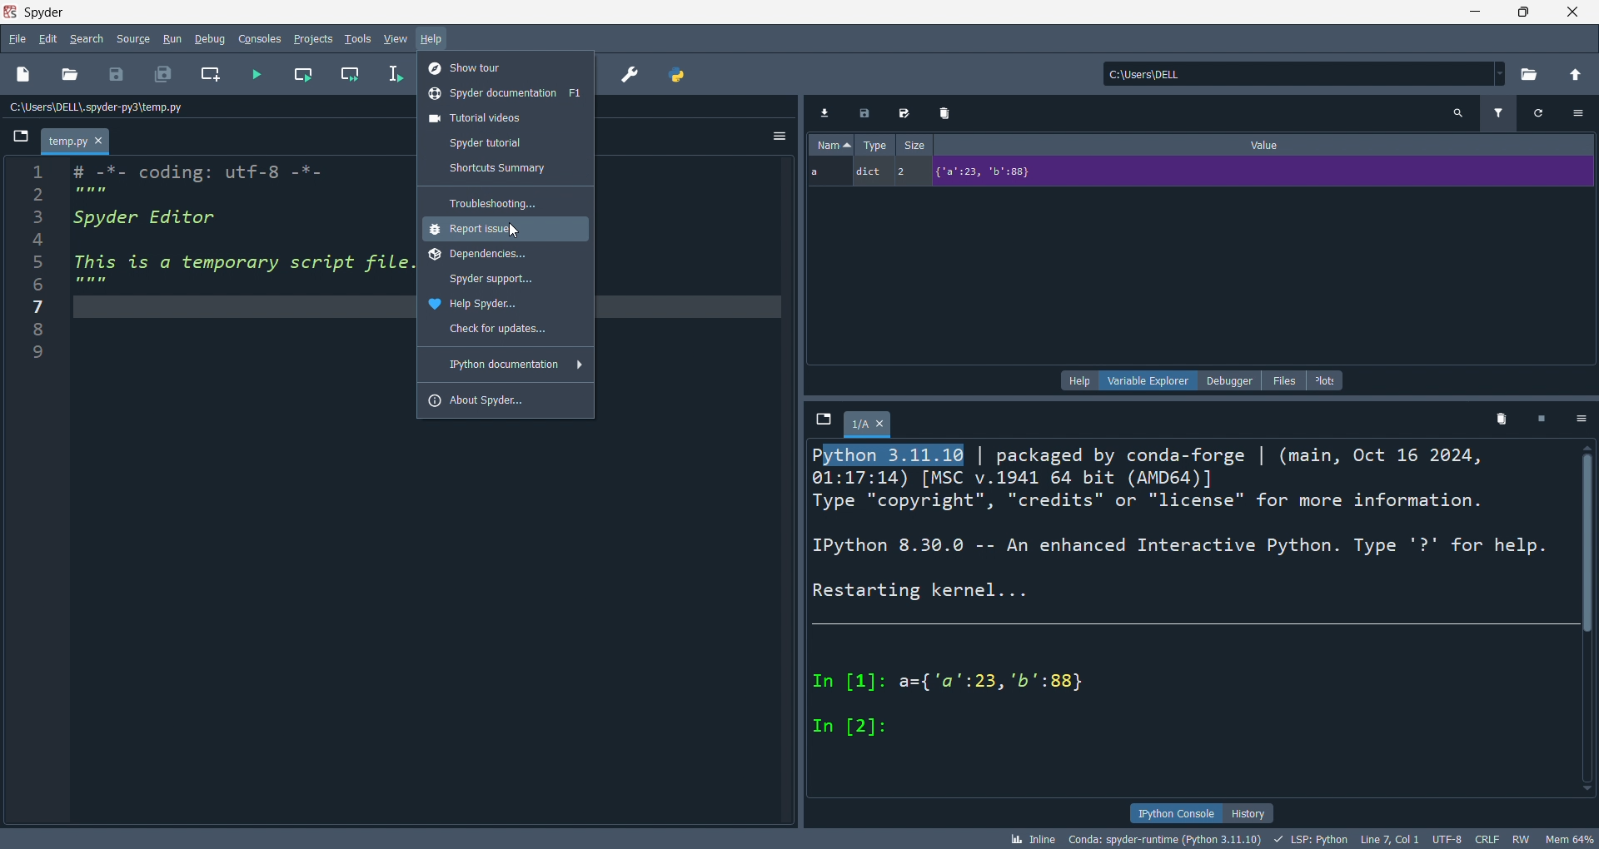  What do you see at coordinates (47, 40) in the screenshot?
I see `edit` at bounding box center [47, 40].